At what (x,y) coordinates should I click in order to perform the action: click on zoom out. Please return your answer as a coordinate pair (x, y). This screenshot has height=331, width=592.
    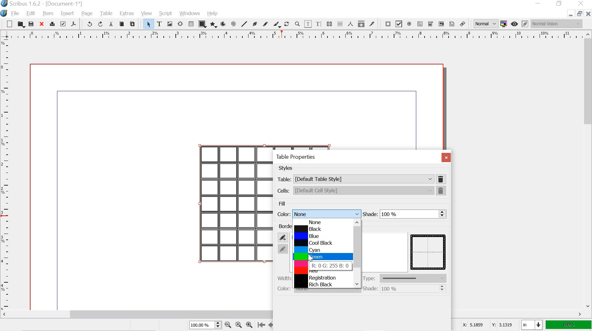
    Looking at the image, I should click on (227, 325).